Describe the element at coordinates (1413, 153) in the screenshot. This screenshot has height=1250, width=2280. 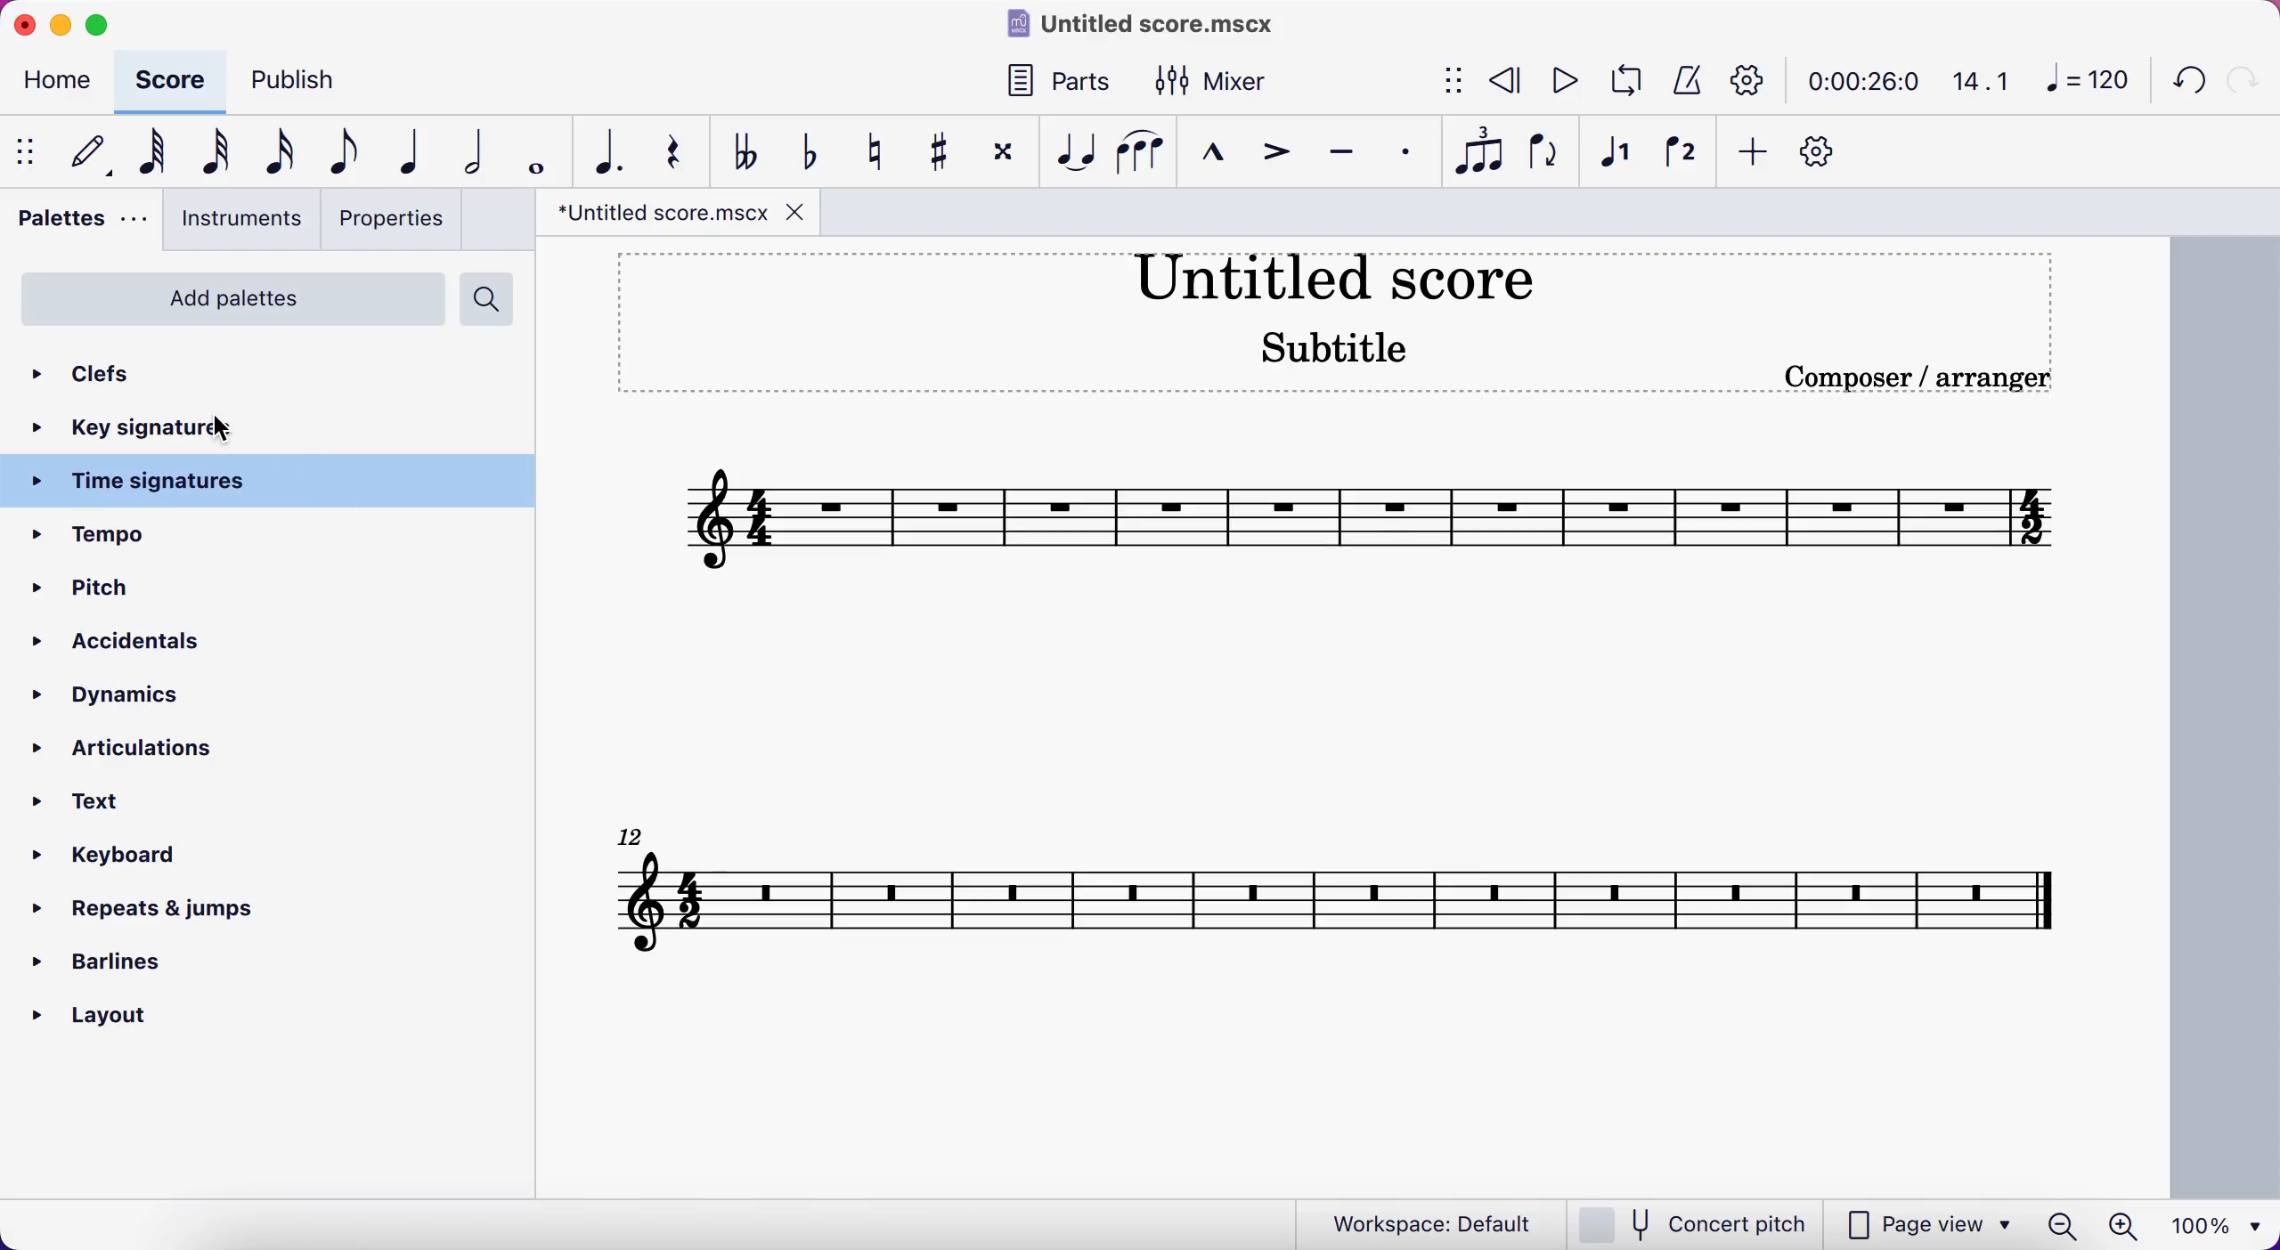
I see `staccato` at that location.